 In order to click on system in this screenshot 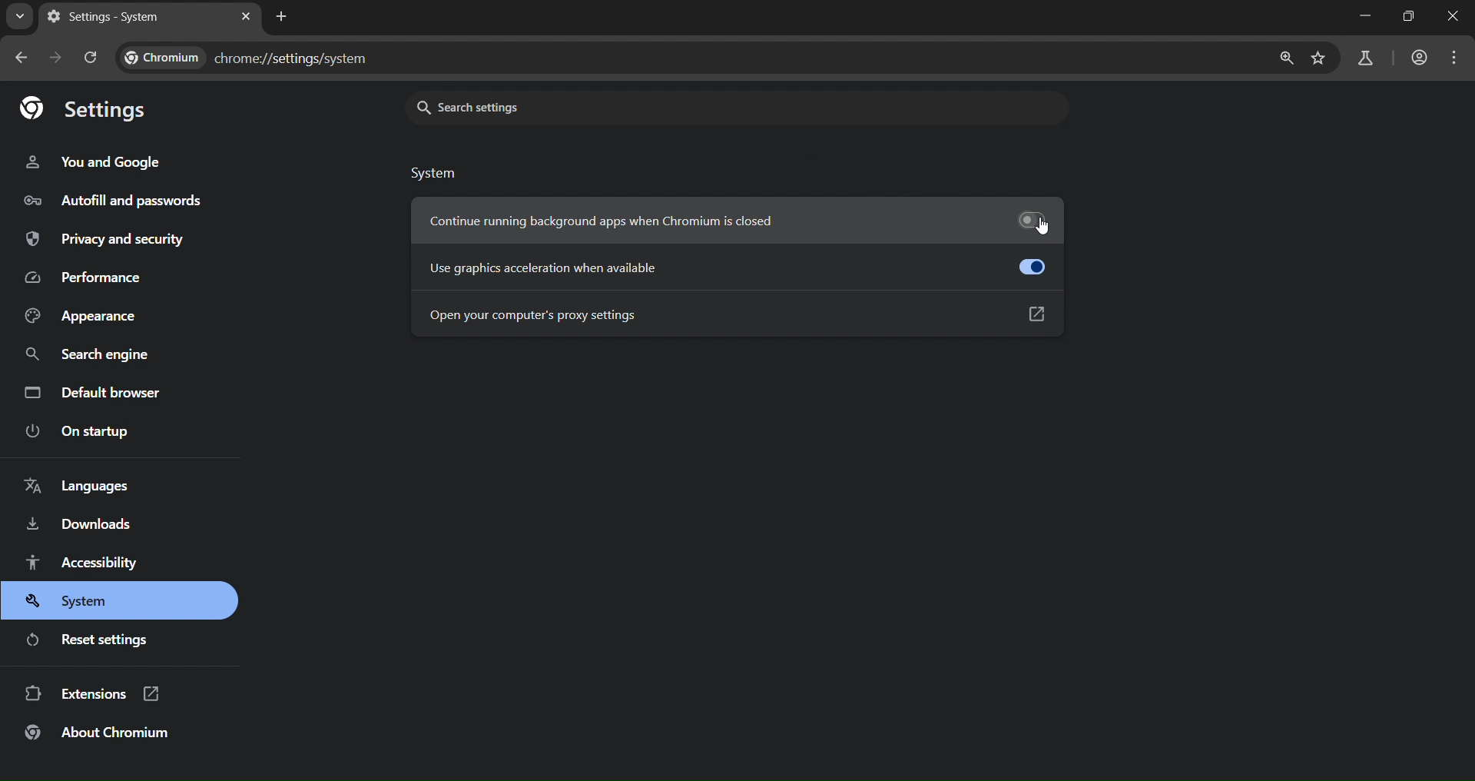, I will do `click(437, 174)`.